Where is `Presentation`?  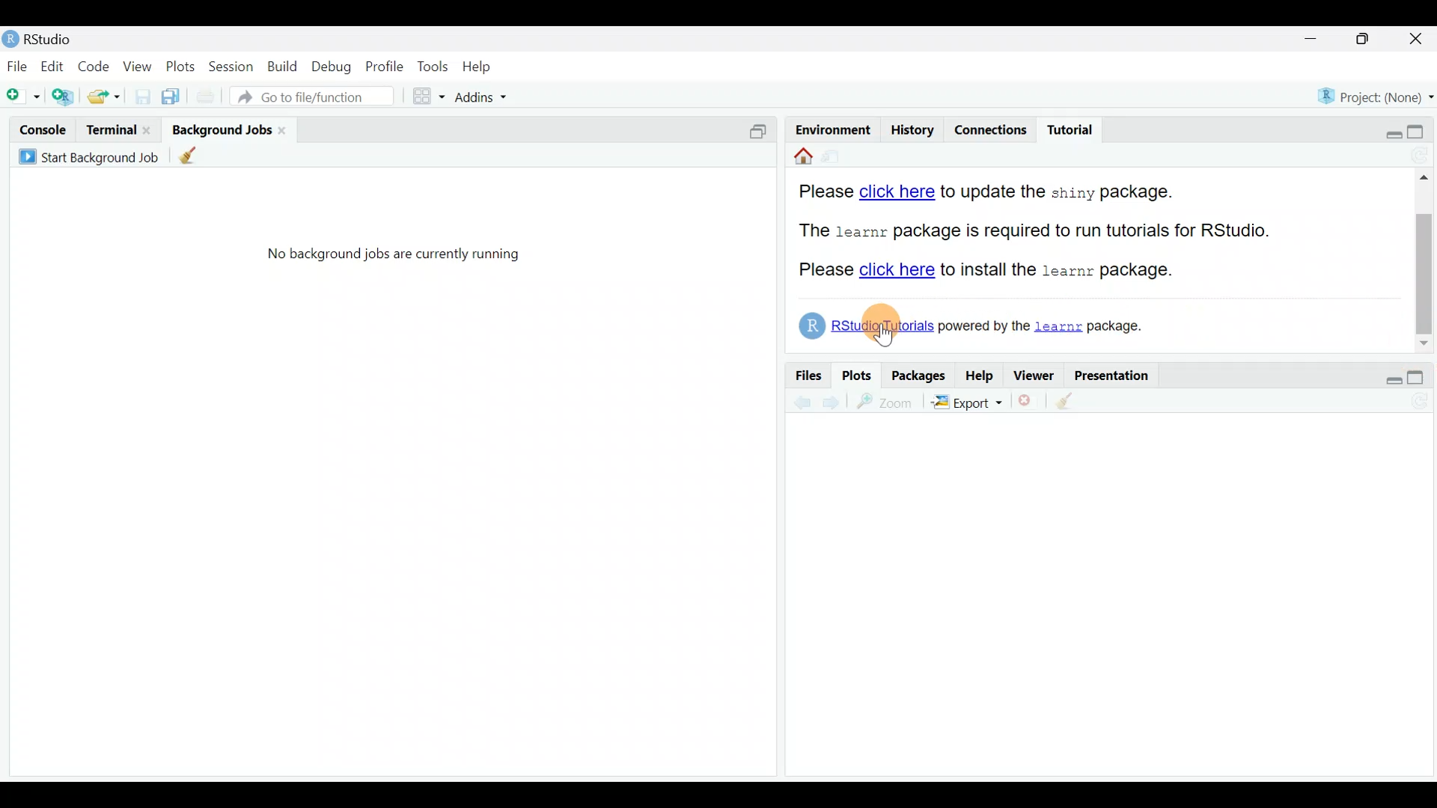
Presentation is located at coordinates (1119, 375).